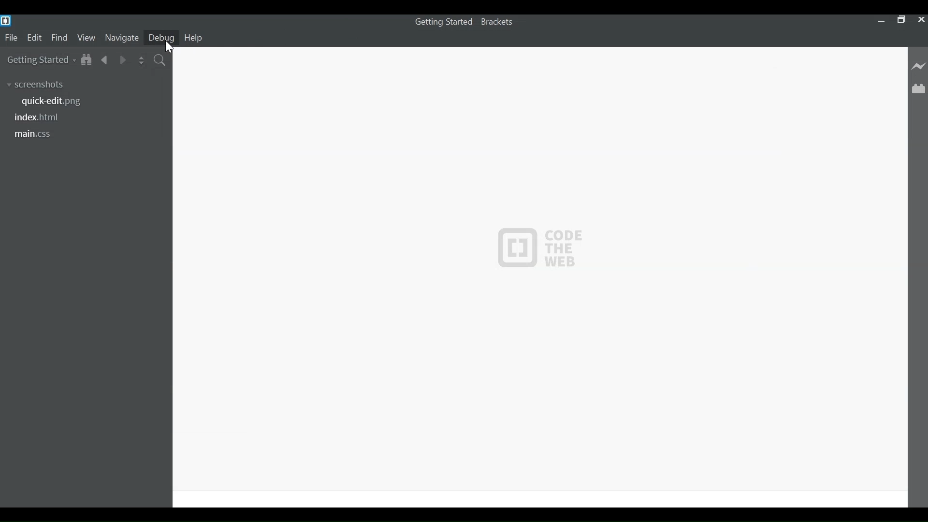  What do you see at coordinates (161, 61) in the screenshot?
I see `Find in Files` at bounding box center [161, 61].